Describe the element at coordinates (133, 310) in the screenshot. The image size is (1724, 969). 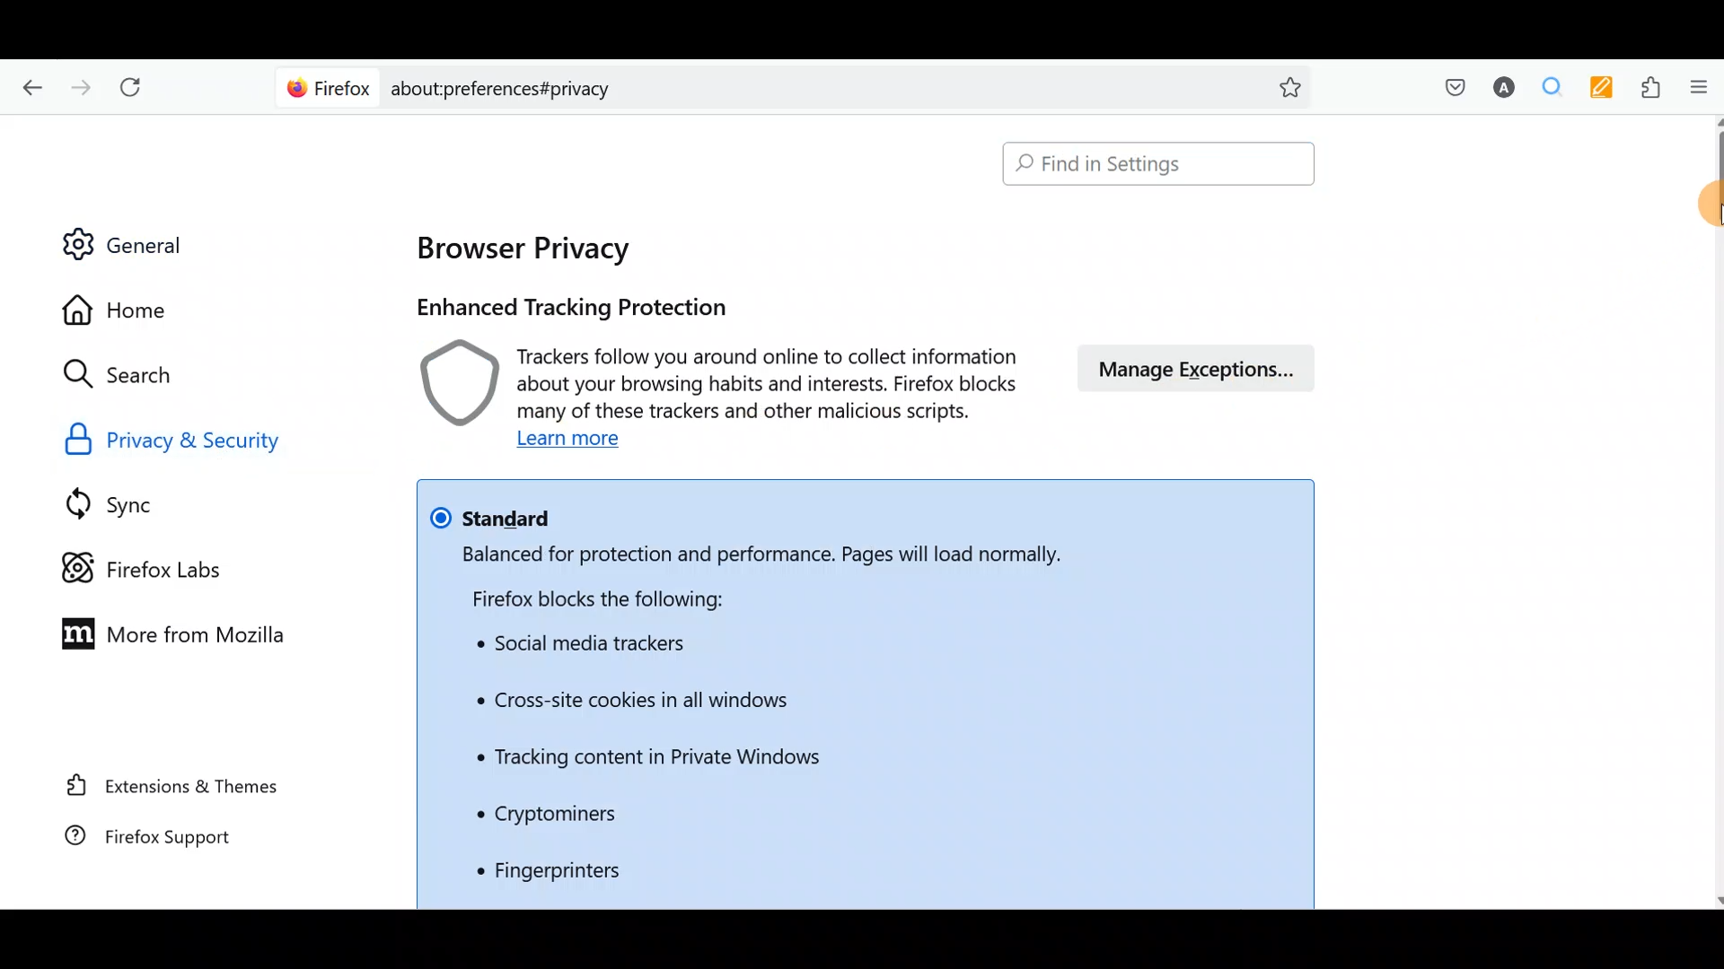
I see `Home` at that location.